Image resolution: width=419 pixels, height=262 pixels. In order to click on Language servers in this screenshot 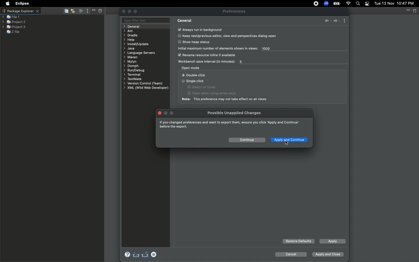, I will do `click(141, 53)`.